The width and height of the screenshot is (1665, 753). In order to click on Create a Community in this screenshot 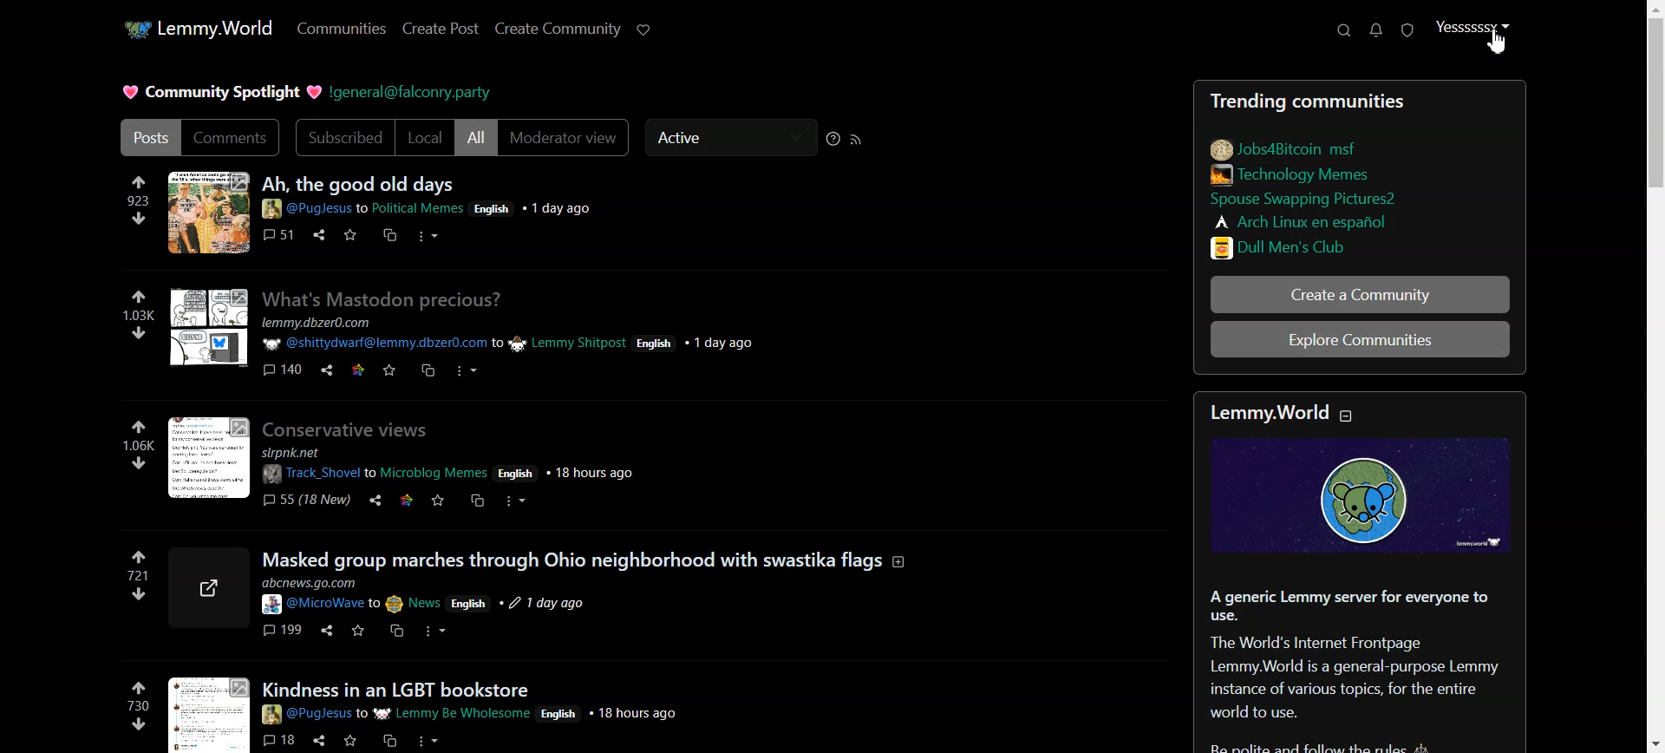, I will do `click(1358, 294)`.